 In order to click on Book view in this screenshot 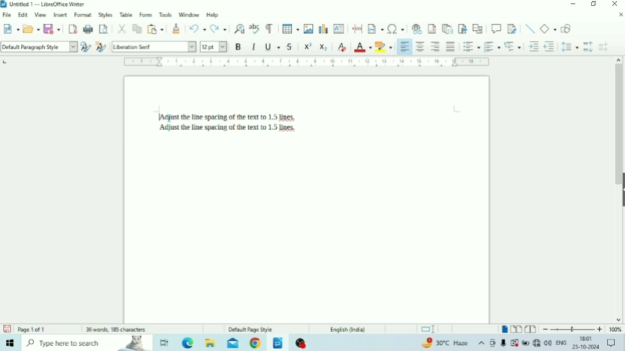, I will do `click(530, 329)`.